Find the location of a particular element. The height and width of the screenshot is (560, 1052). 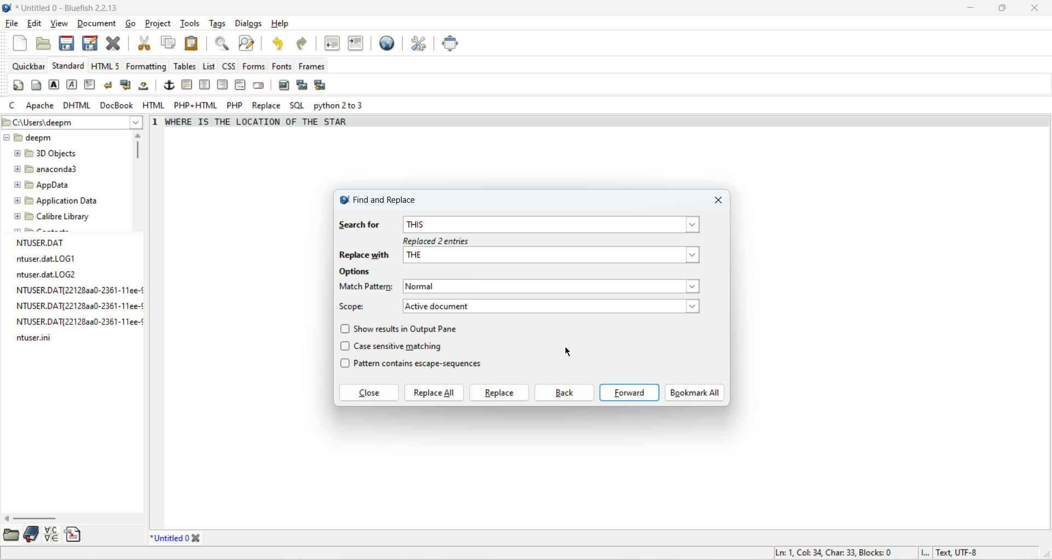

insert image is located at coordinates (282, 85).